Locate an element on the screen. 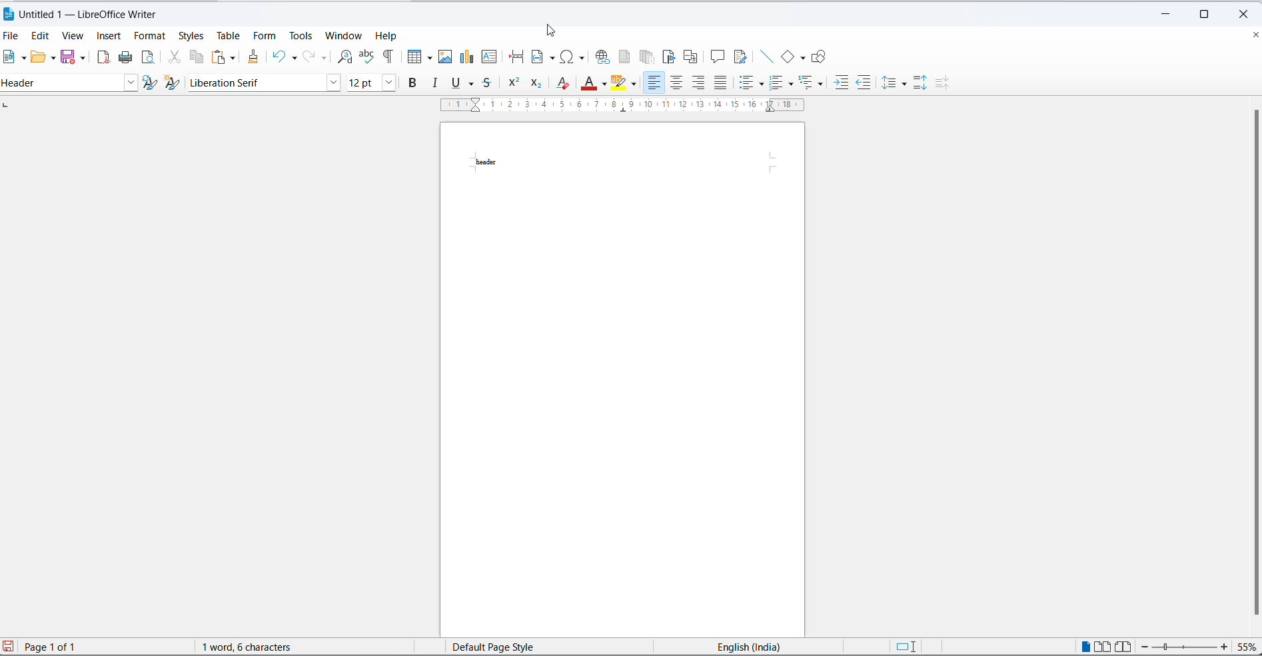  header is located at coordinates (482, 161).